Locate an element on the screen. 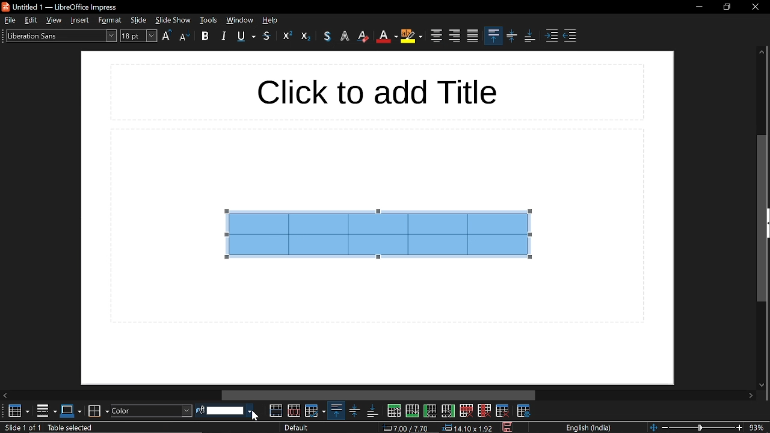 Image resolution: width=770 pixels, height=433 pixels. borders is located at coordinates (47, 411).